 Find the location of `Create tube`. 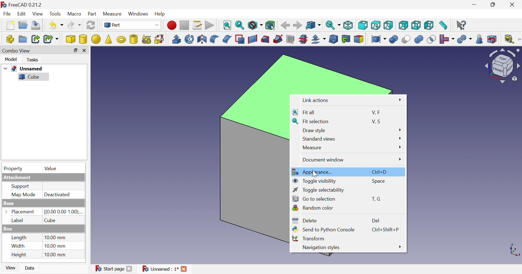

Create tube is located at coordinates (134, 39).